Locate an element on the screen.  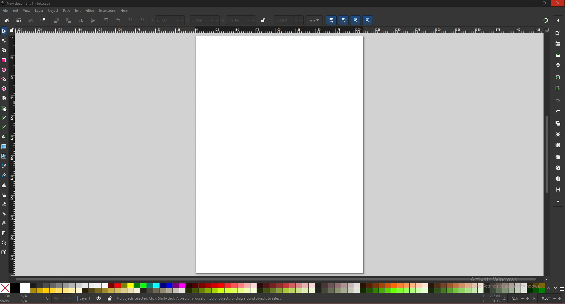
toggle selection box is located at coordinates (42, 20).